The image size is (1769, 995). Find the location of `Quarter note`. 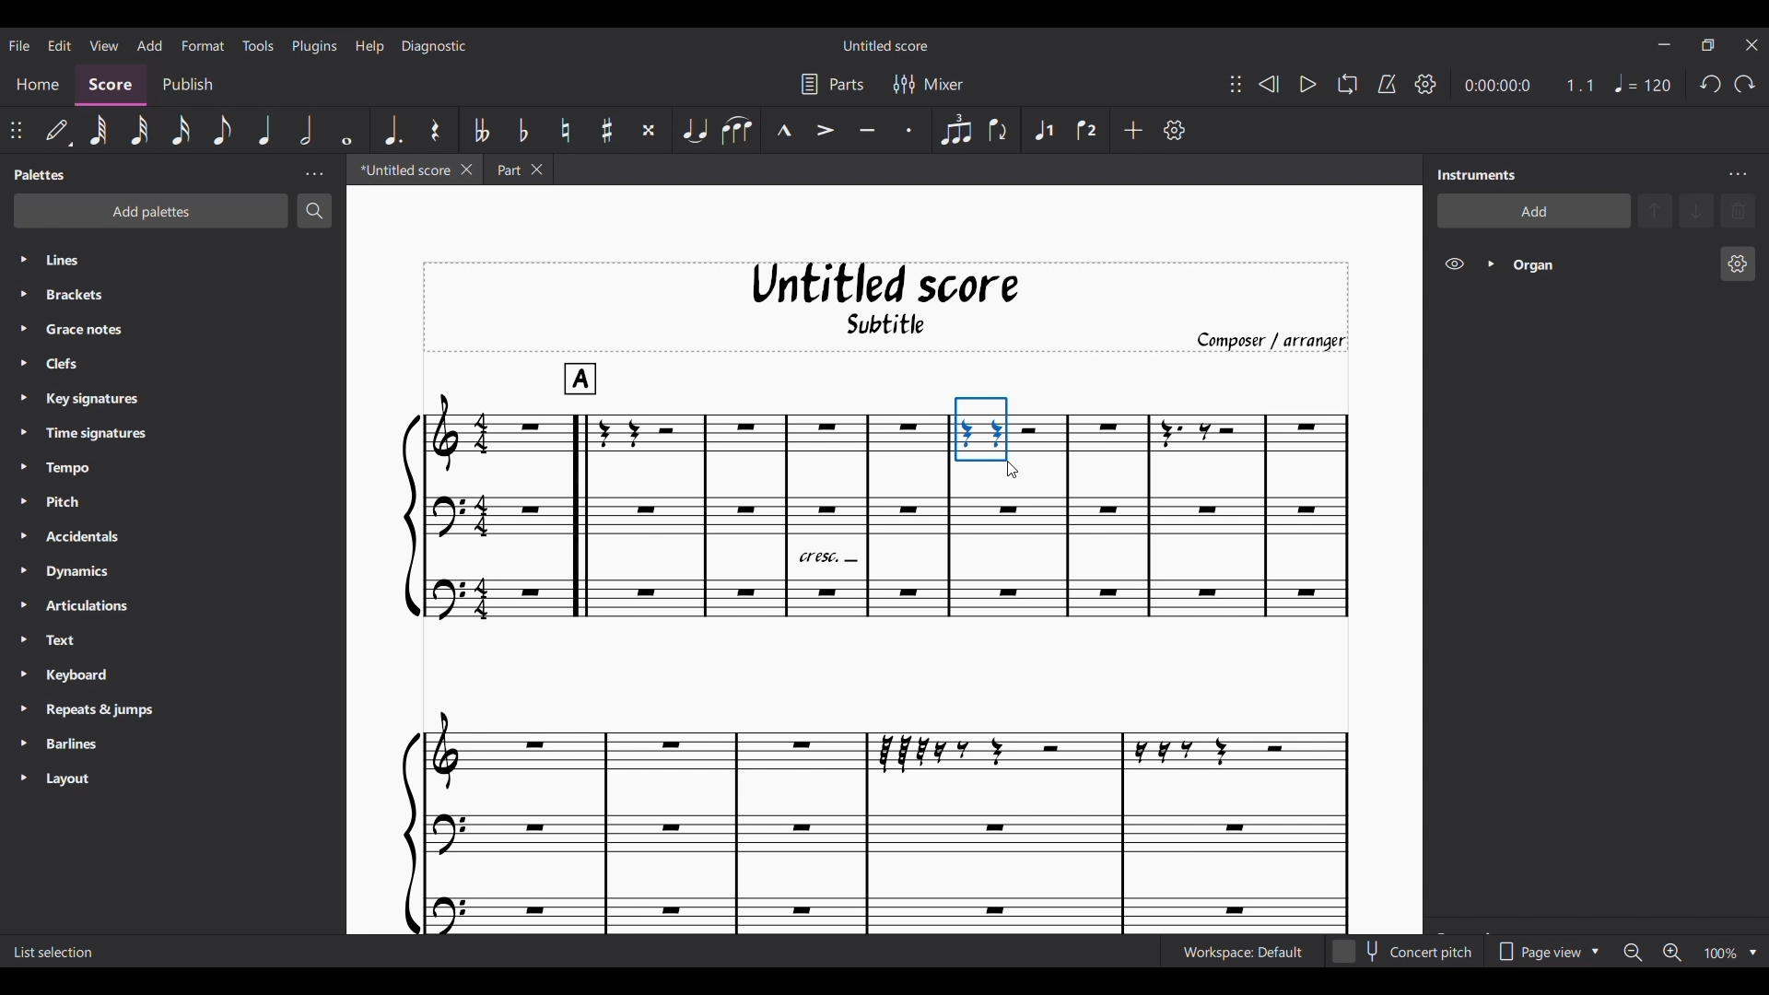

Quarter note is located at coordinates (264, 131).